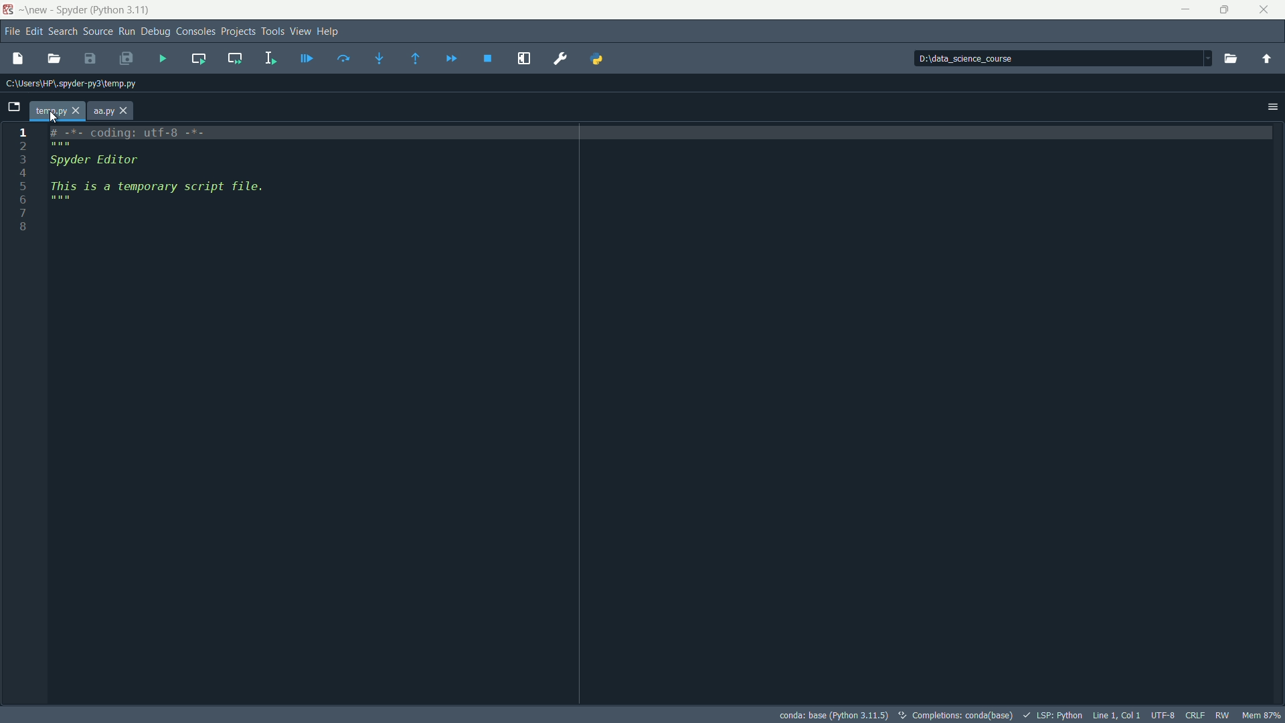  What do you see at coordinates (331, 31) in the screenshot?
I see `help menu` at bounding box center [331, 31].